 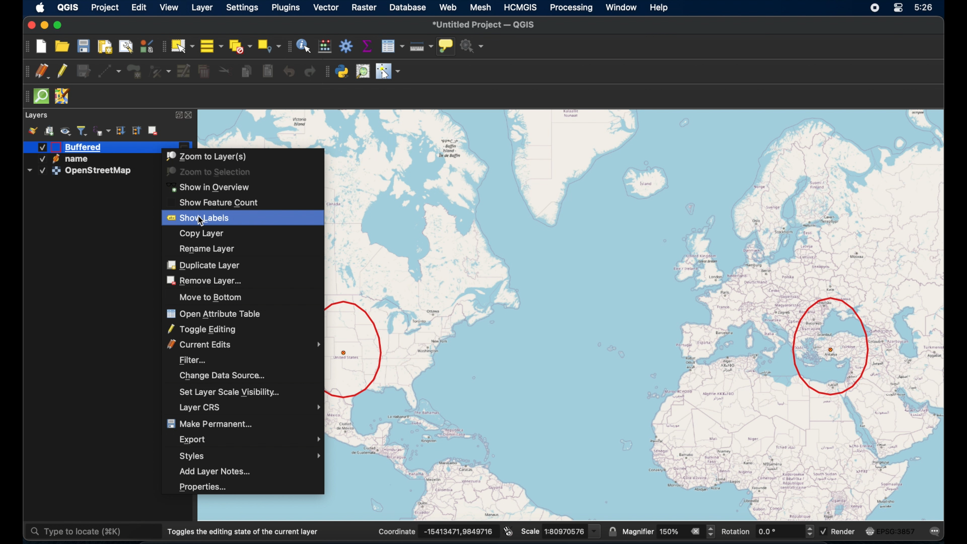 What do you see at coordinates (202, 218) in the screenshot?
I see `show labels` at bounding box center [202, 218].